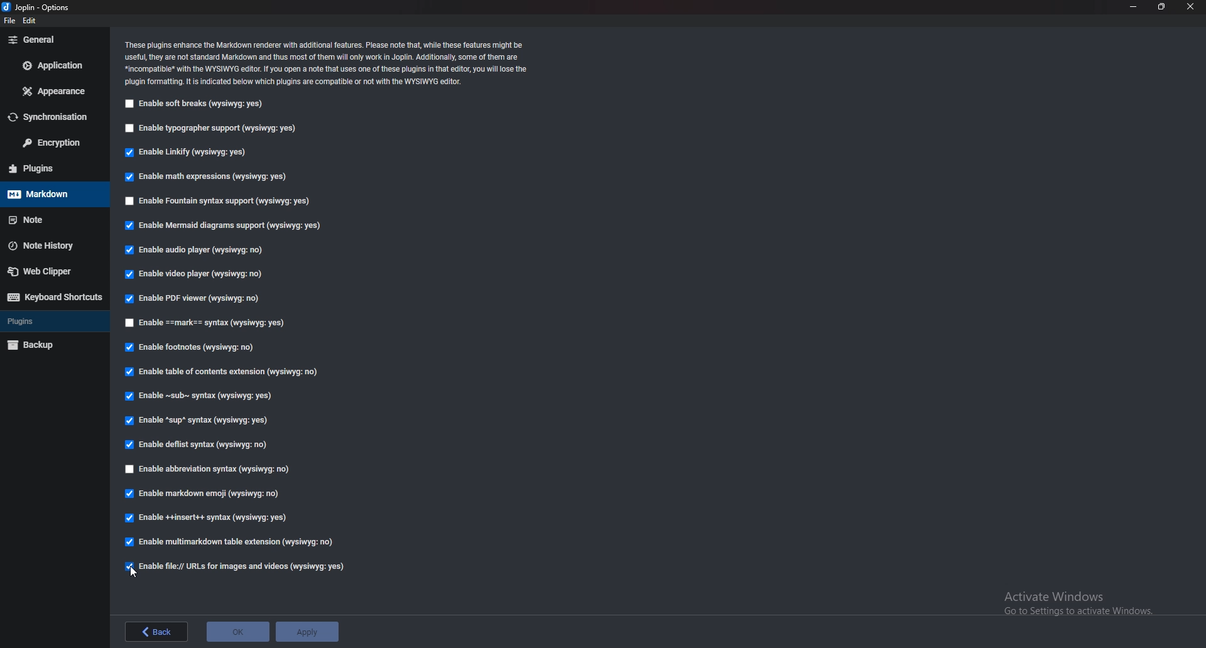 This screenshot has height=648, width=1206. I want to click on enable Mark Syntax, so click(214, 322).